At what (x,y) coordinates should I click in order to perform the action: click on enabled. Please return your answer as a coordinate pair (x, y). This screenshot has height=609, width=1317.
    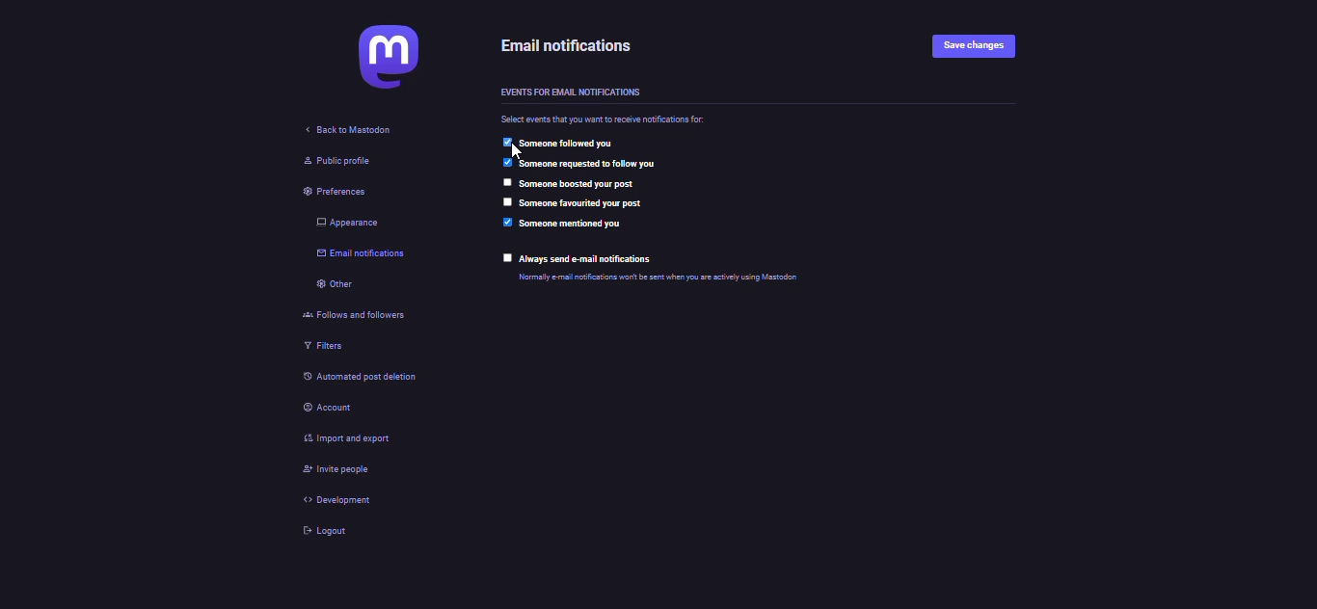
    Looking at the image, I should click on (506, 143).